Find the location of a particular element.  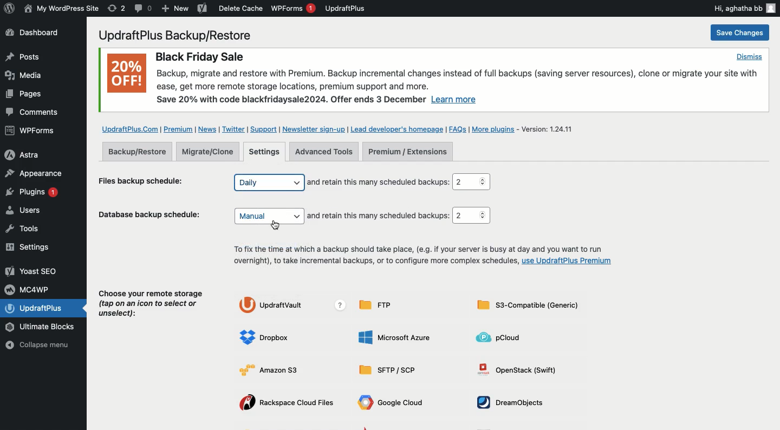

Daily is located at coordinates (268, 182).